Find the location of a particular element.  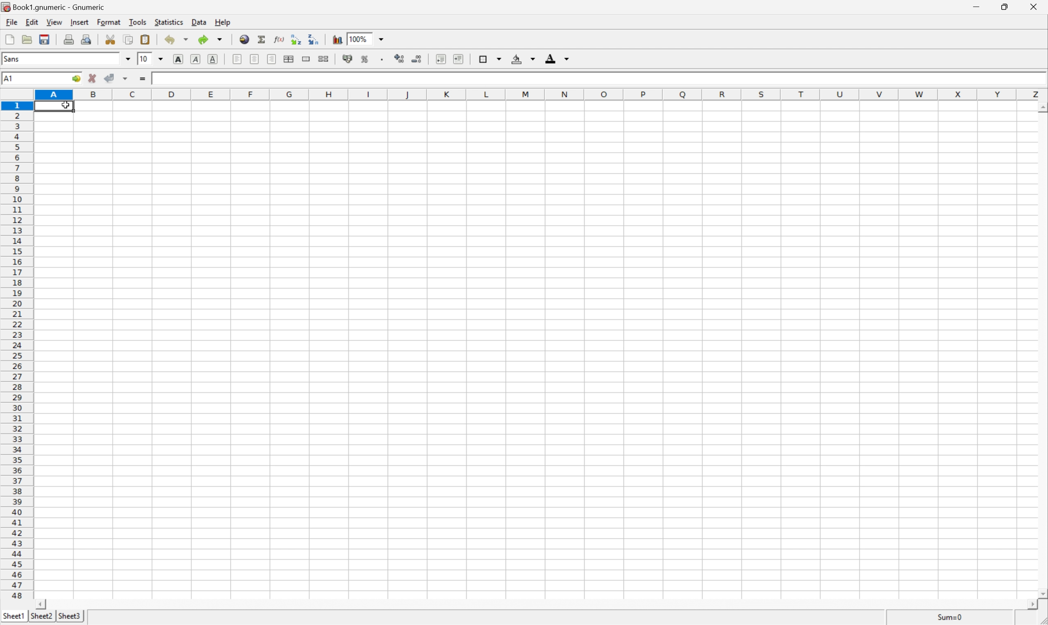

scroll left is located at coordinates (43, 604).